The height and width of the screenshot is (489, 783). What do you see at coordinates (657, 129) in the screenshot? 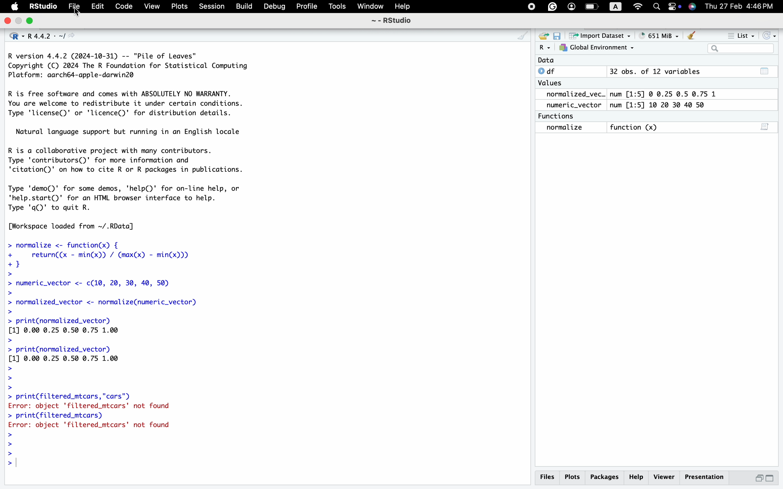
I see `normalize function (x) 3` at bounding box center [657, 129].